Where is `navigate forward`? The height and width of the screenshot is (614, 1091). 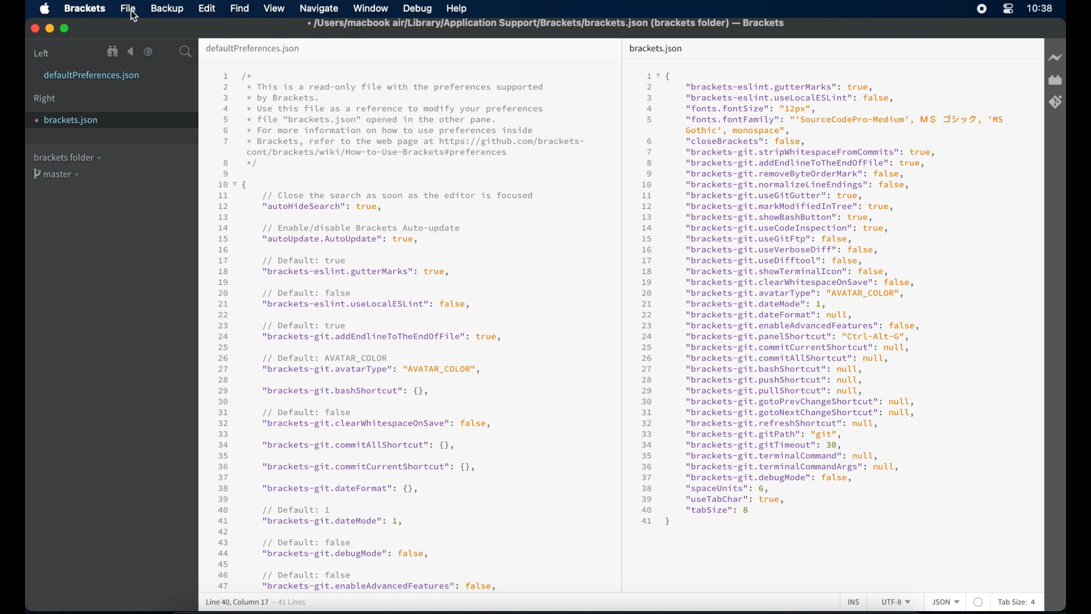
navigate forward is located at coordinates (148, 52).